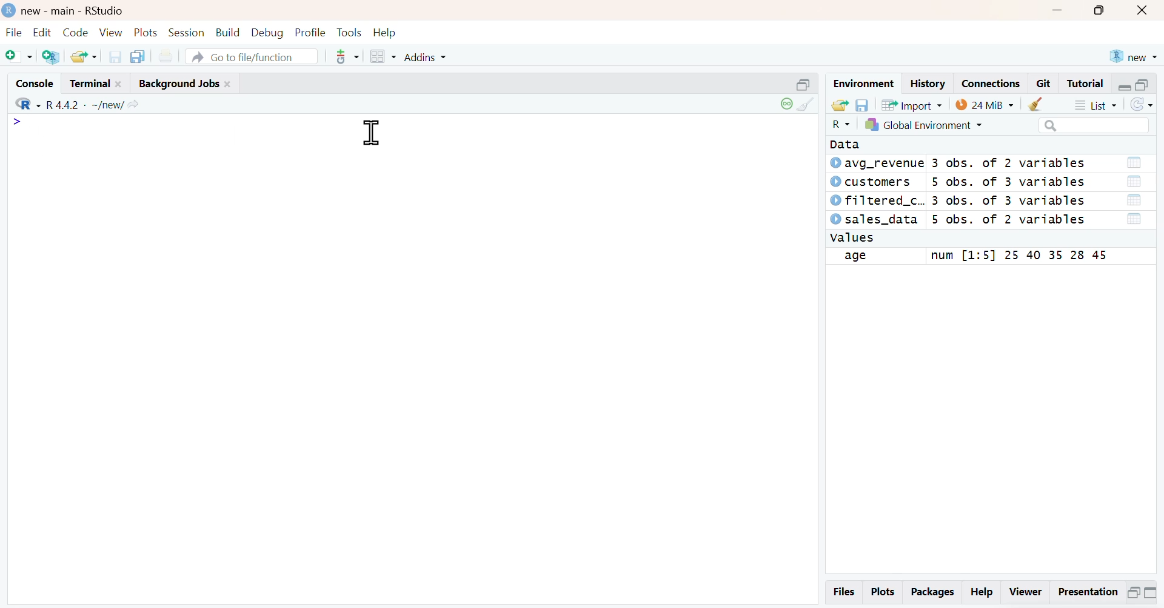 Image resolution: width=1164 pixels, height=608 pixels. Describe the element at coordinates (35, 83) in the screenshot. I see `Console` at that location.